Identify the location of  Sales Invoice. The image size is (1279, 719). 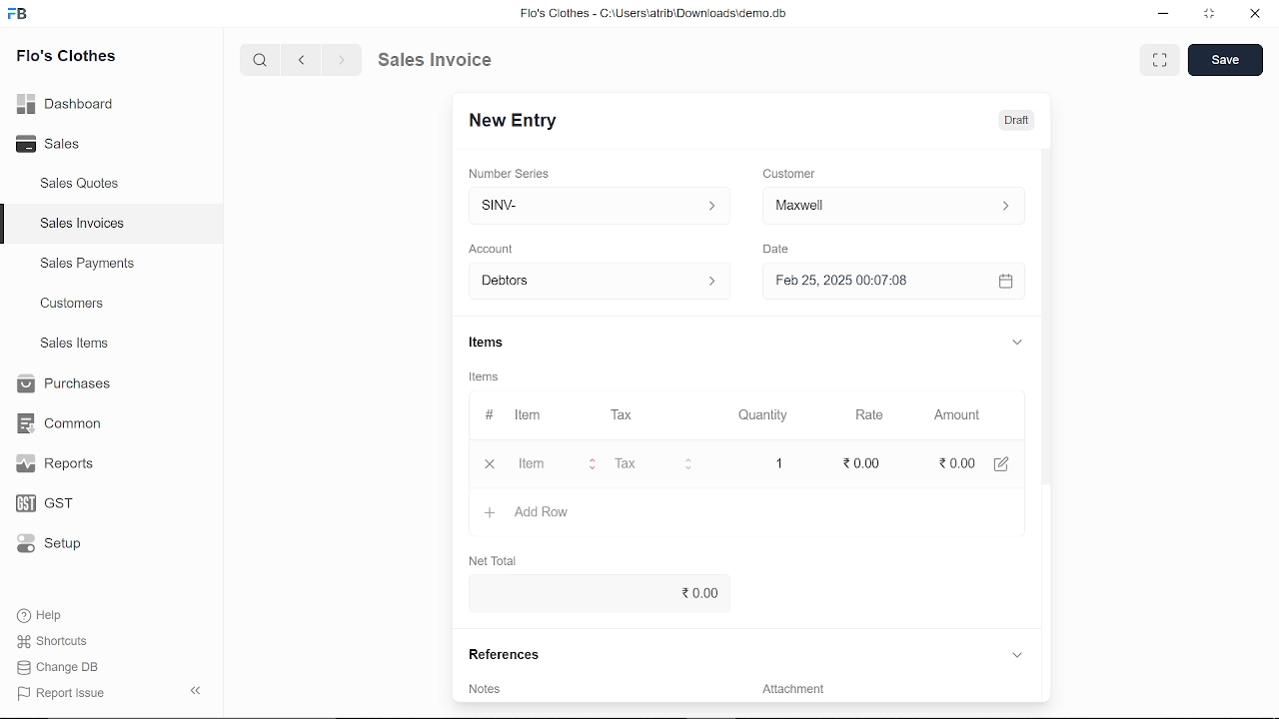
(446, 61).